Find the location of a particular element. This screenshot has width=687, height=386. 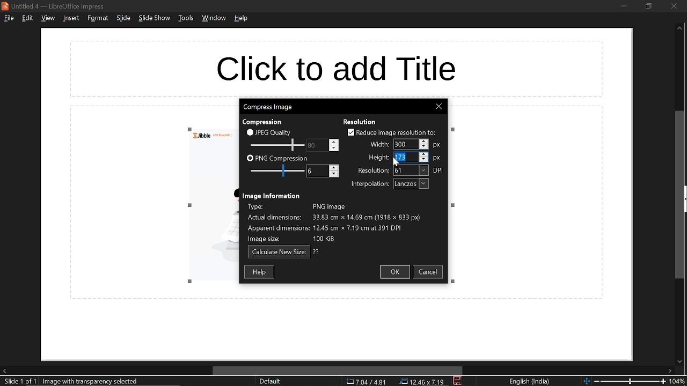

help is located at coordinates (260, 272).